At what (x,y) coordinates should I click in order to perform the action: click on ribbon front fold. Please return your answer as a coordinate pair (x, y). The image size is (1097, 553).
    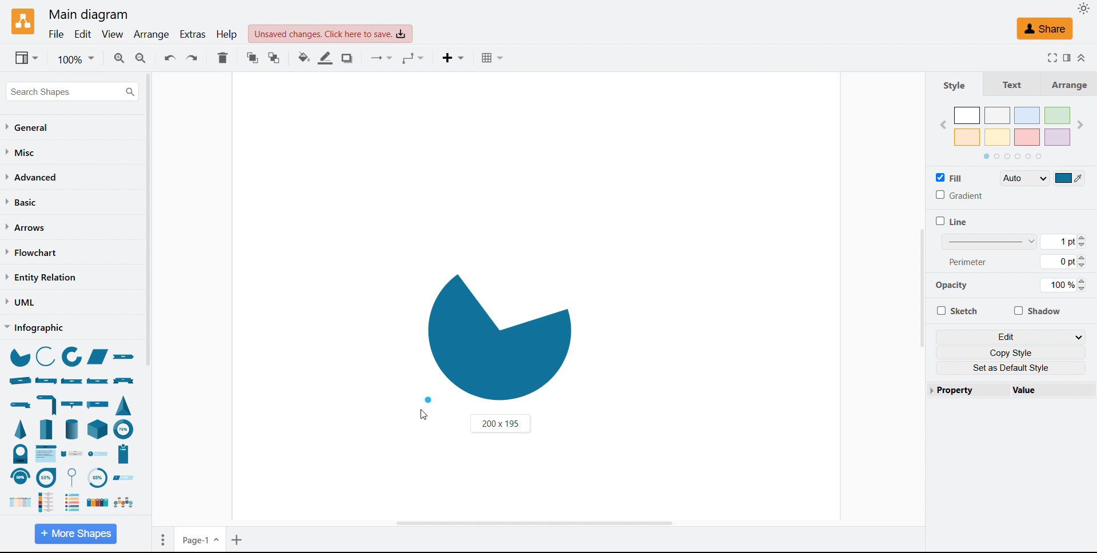
    Looking at the image, I should click on (73, 381).